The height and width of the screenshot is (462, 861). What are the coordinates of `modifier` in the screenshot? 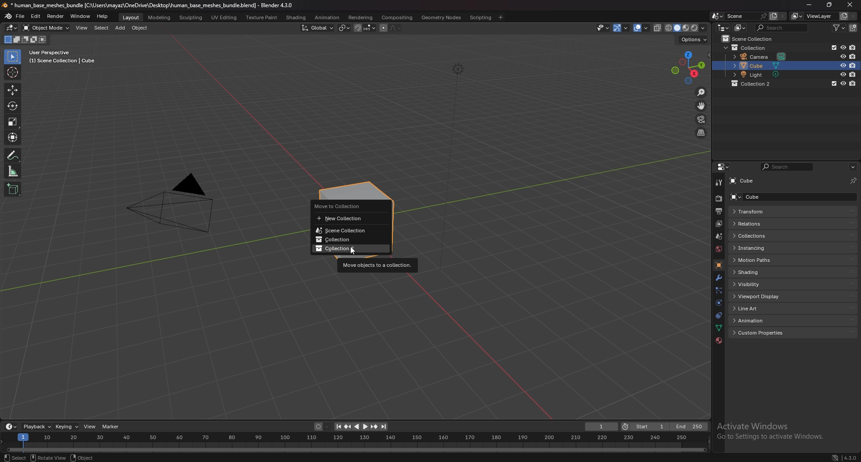 It's located at (719, 279).